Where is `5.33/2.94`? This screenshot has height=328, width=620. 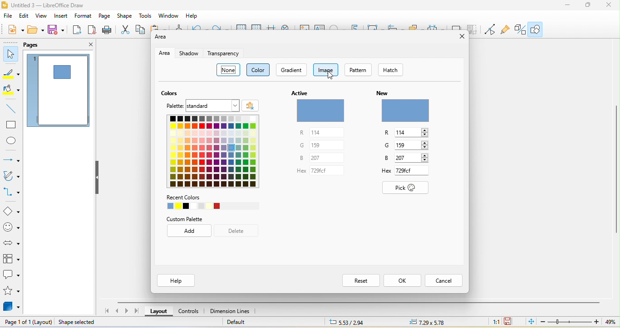 5.33/2.94 is located at coordinates (346, 322).